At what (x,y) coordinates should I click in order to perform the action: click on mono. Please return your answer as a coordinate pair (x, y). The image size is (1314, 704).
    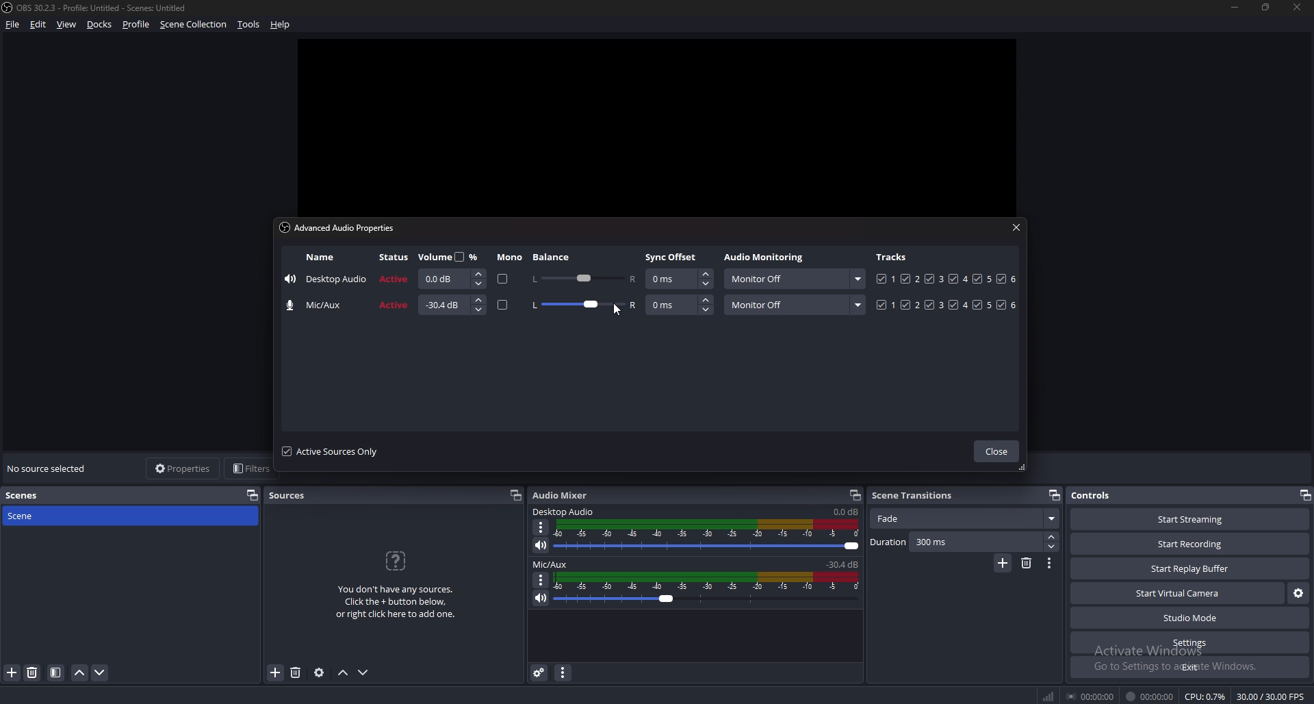
    Looking at the image, I should click on (511, 257).